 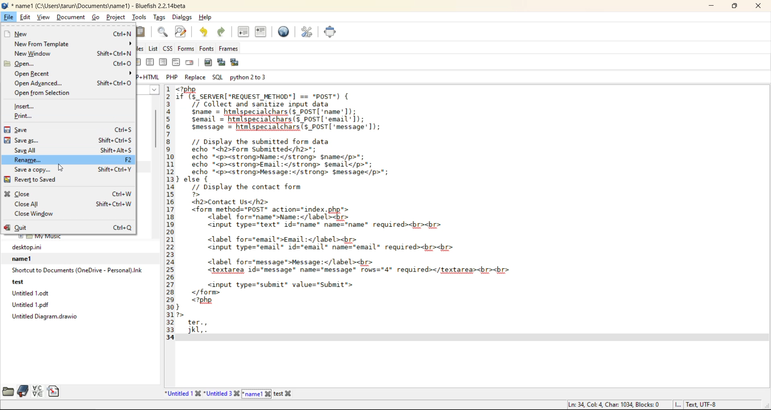 What do you see at coordinates (229, 49) in the screenshot?
I see `frames` at bounding box center [229, 49].